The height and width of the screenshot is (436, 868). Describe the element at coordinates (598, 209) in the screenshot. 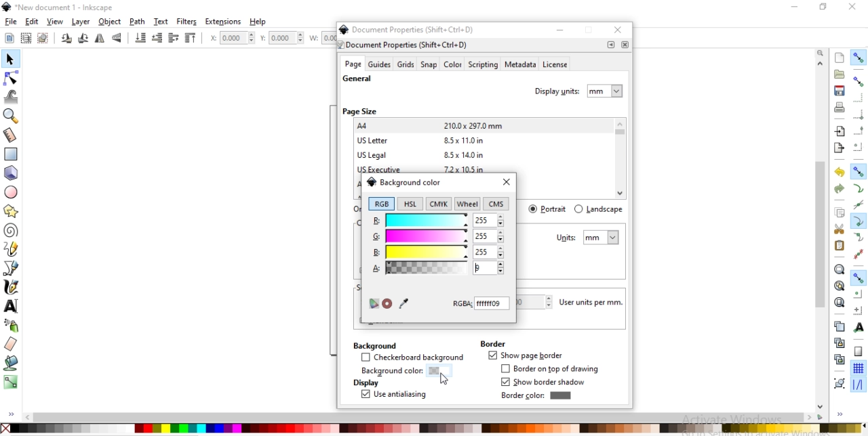

I see `landscape` at that location.